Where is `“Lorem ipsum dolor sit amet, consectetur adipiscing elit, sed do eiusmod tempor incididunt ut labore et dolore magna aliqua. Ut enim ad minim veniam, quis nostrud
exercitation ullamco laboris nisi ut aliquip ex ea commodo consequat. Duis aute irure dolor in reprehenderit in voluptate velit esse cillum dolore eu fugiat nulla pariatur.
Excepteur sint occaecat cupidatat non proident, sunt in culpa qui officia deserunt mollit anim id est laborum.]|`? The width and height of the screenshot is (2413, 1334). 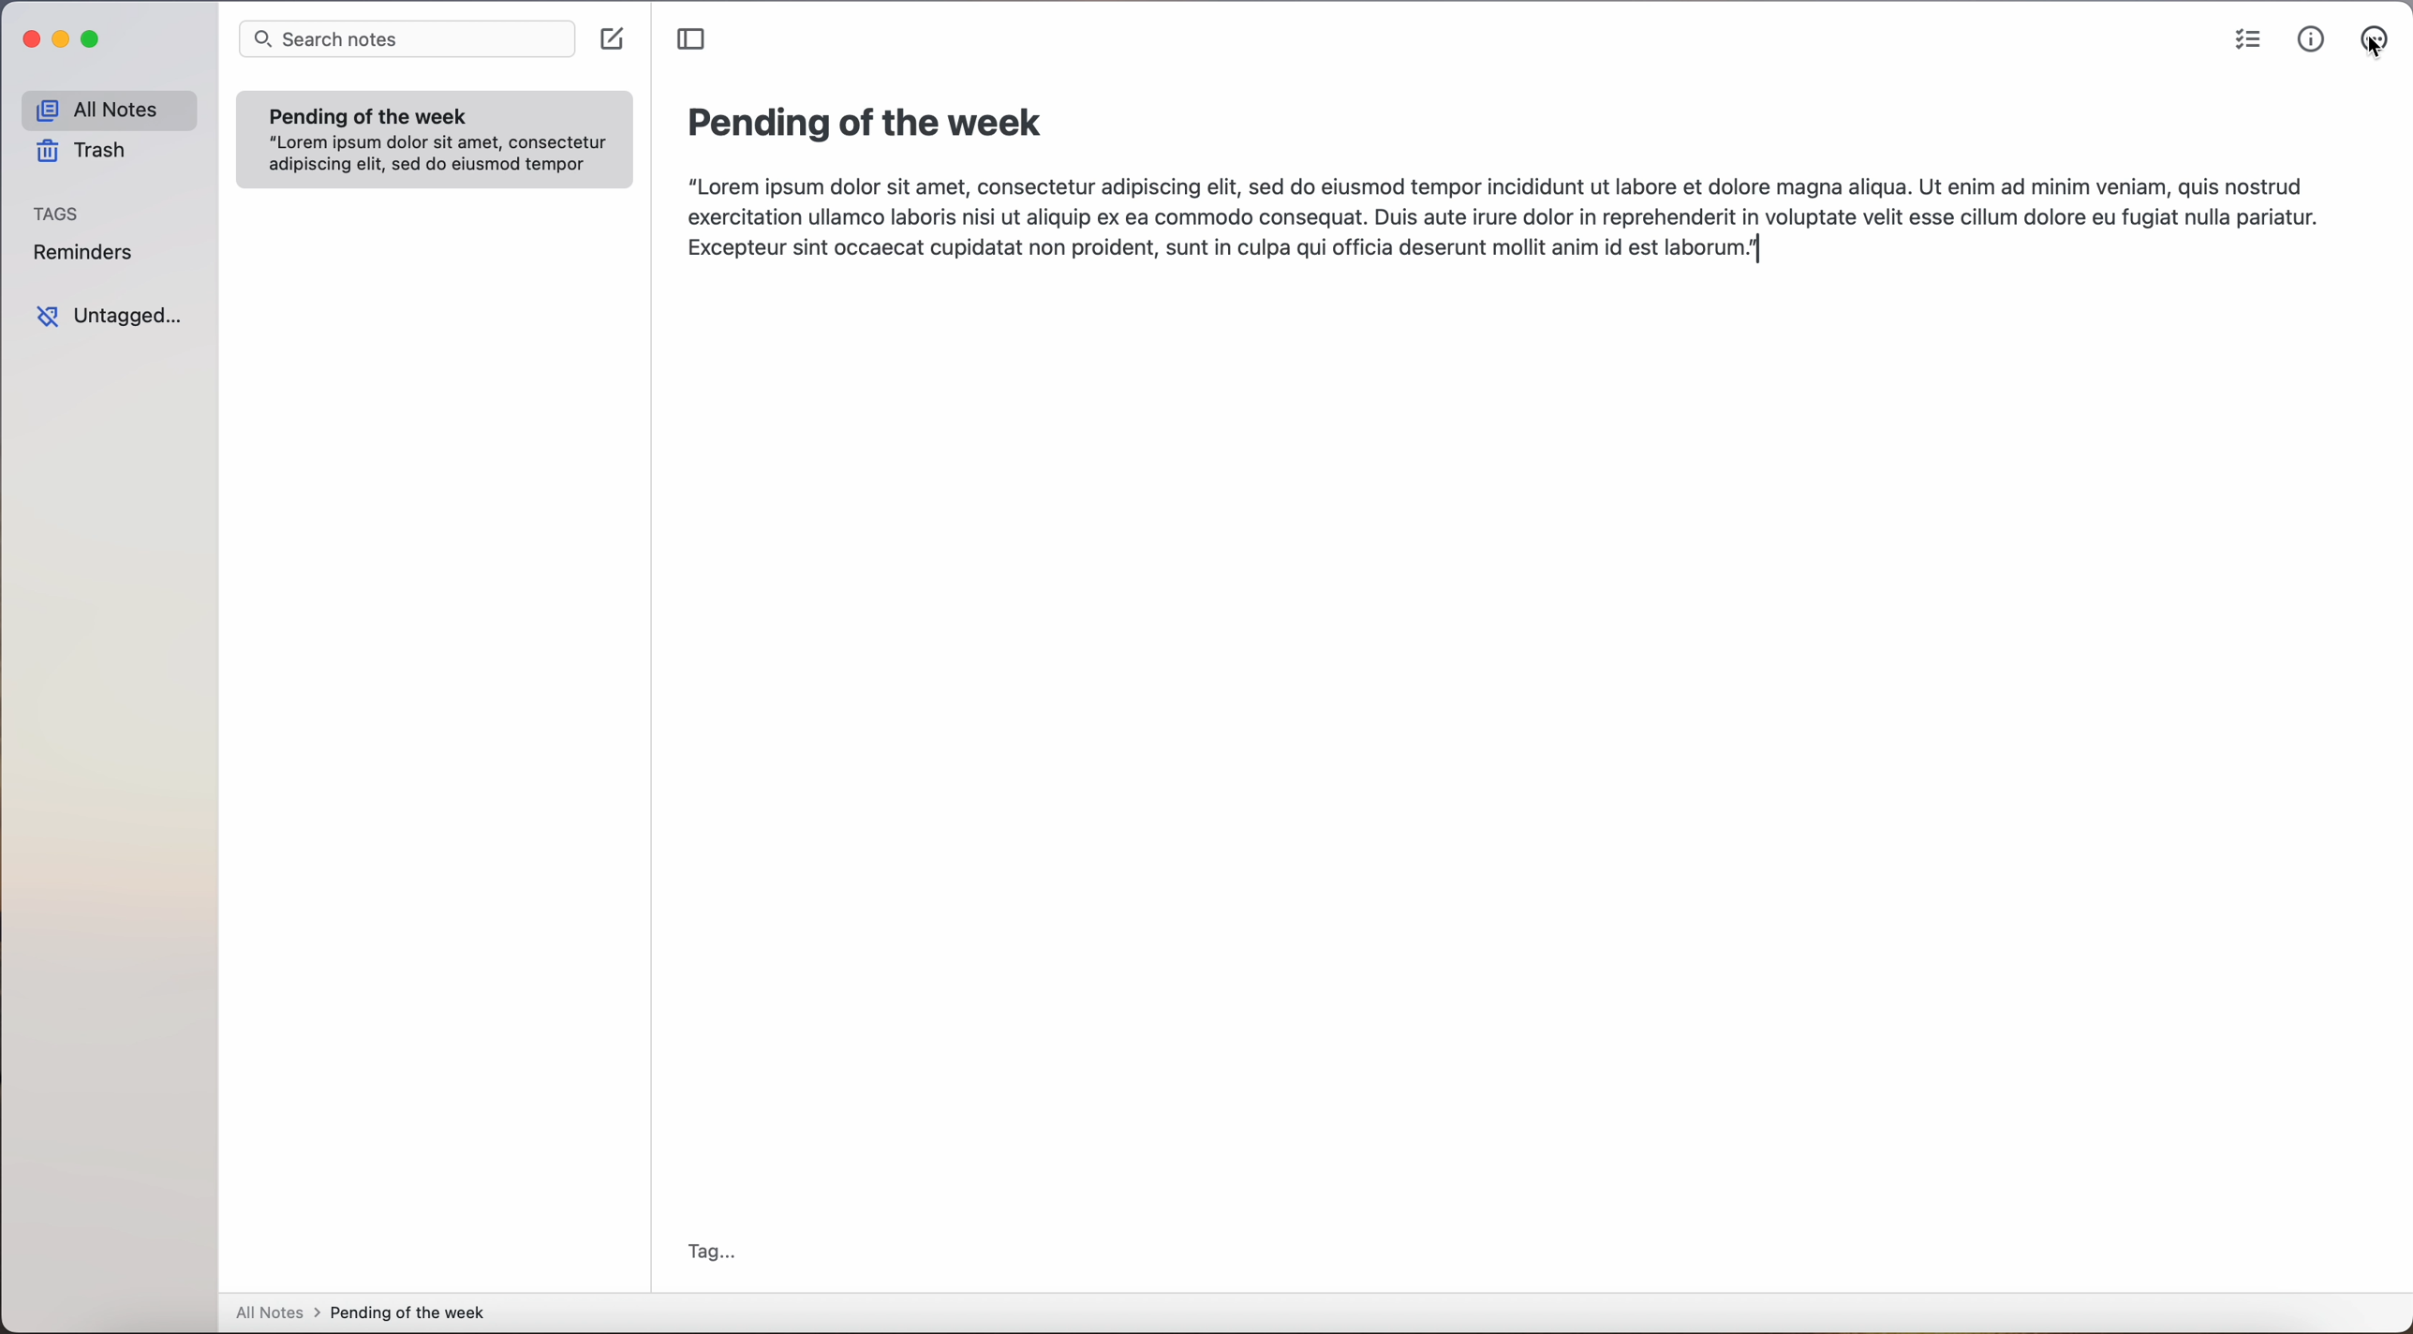 “Lorem ipsum dolor sit amet, consectetur adipiscing elit, sed do eiusmod tempor incididunt ut labore et dolore magna aliqua. Ut enim ad minim veniam, quis nostrud
exercitation ullamco laboris nisi ut aliquip ex ea commodo consequat. Duis aute irure dolor in reprehenderit in voluptate velit esse cillum dolore eu fugiat nulla pariatur.
Excepteur sint occaecat cupidatat non proident, sunt in culpa qui officia deserunt mollit anim id est laborum.]| is located at coordinates (1505, 222).